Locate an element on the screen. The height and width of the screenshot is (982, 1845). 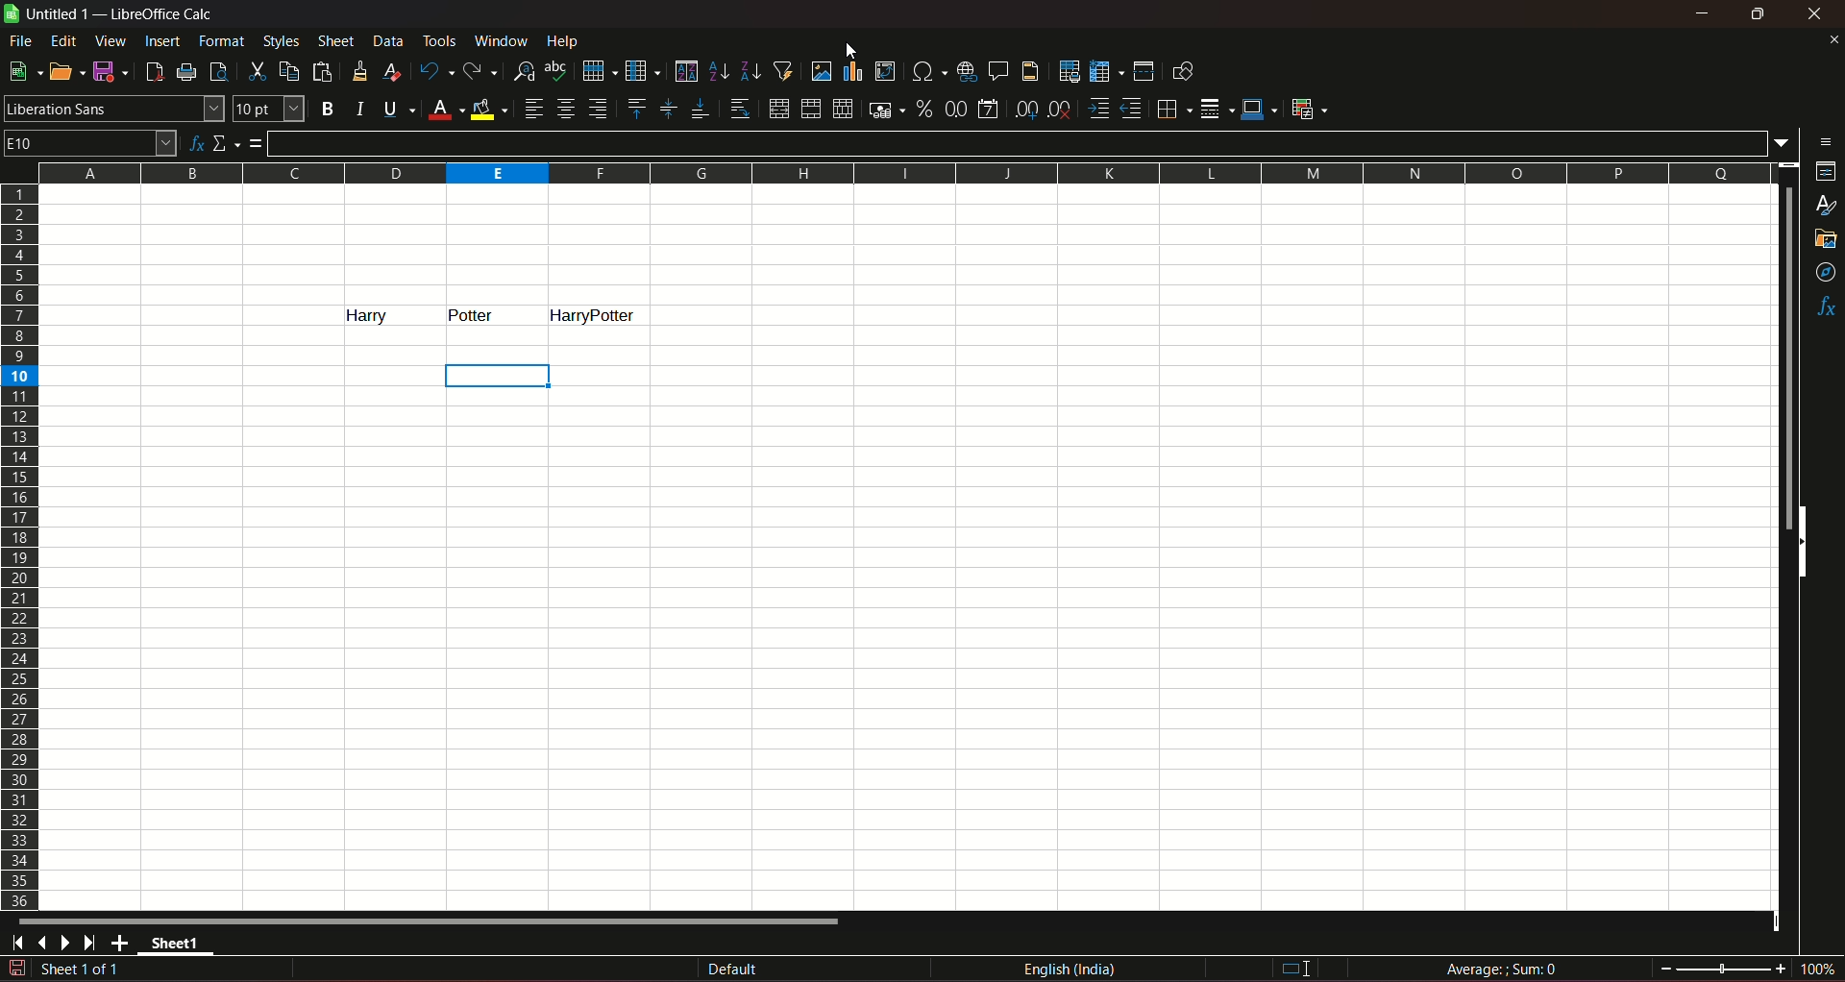
gallery is located at coordinates (1824, 239).